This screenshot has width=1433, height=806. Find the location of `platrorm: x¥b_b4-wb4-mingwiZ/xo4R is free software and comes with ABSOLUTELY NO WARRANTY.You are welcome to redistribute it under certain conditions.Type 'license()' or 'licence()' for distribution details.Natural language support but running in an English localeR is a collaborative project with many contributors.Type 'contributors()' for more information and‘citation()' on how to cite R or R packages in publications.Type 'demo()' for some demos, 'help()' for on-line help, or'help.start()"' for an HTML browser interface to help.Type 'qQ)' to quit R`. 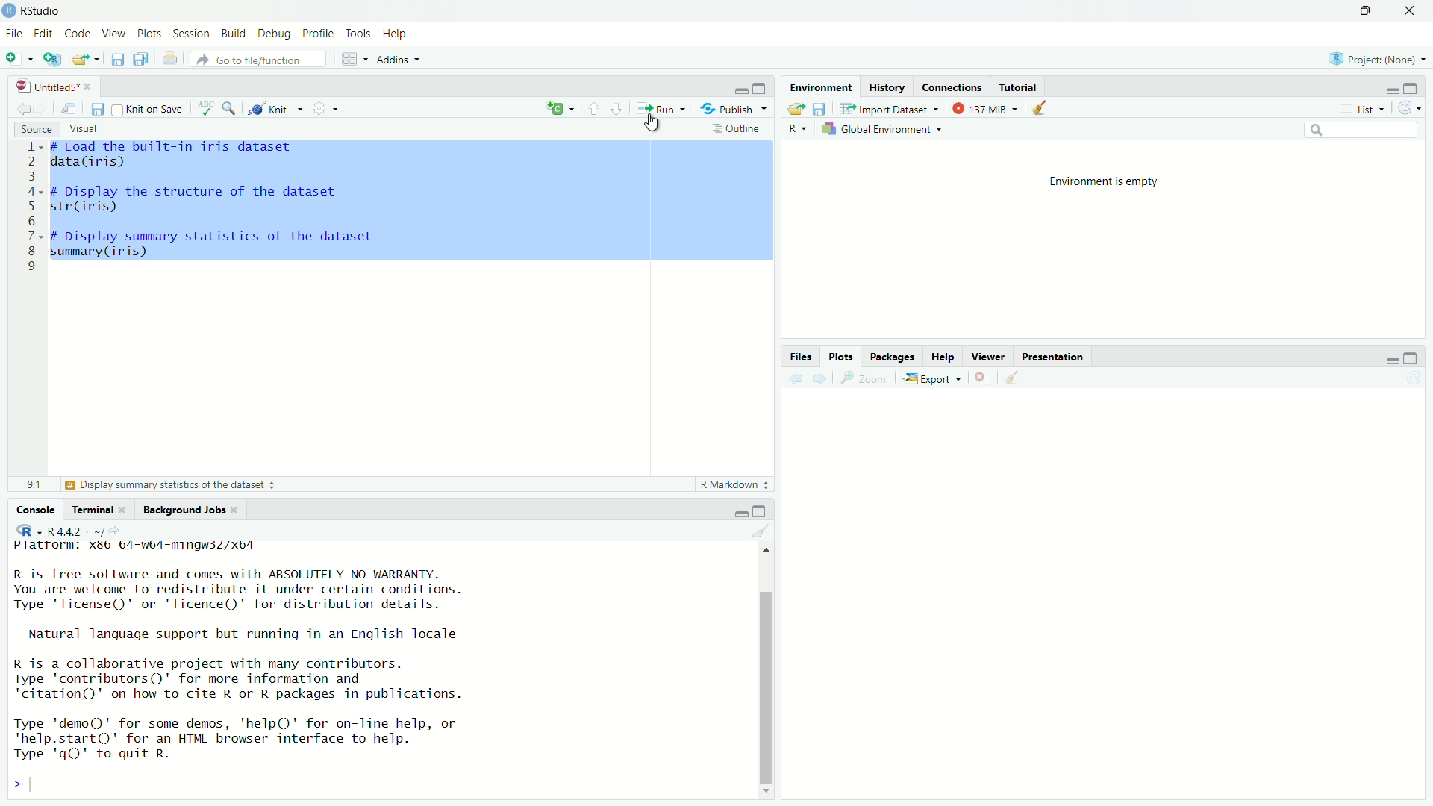

platrorm: x¥b_b4-wb4-mingwiZ/xo4R is free software and comes with ABSOLUTELY NO WARRANTY.You are welcome to redistribute it under certain conditions.Type 'license()' or 'licence()' for distribution details.Natural language support but running in an English localeR is a collaborative project with many contributors.Type 'contributors()' for more information and‘citation()' on how to cite R or R packages in publications.Type 'demo()' for some demos, 'help()' for on-line help, or'help.start()"' for an HTML browser interface to help.Type 'qQ)' to quit R is located at coordinates (377, 669).